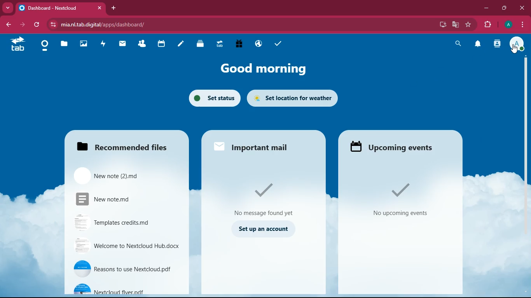 This screenshot has width=531, height=298. Describe the element at coordinates (524, 146) in the screenshot. I see `Vertical scrollbar` at that location.